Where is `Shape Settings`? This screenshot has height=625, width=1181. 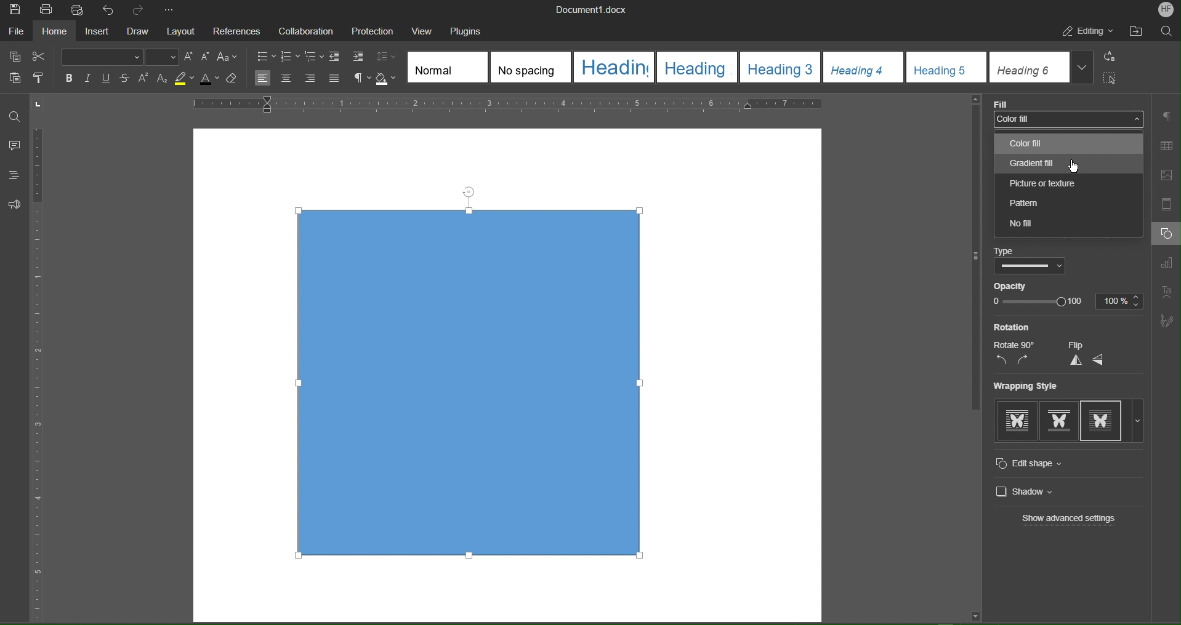 Shape Settings is located at coordinates (1166, 234).